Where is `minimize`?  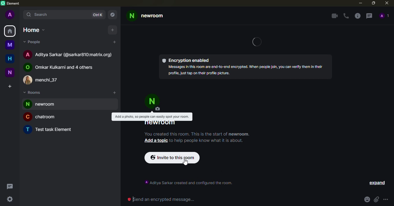
minimize is located at coordinates (359, 3).